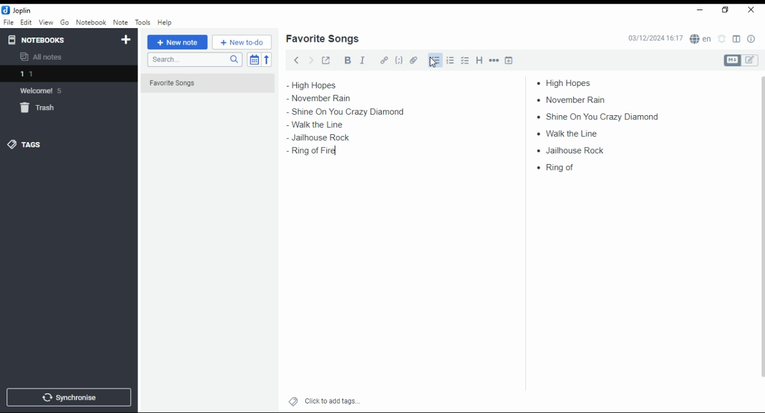 The image size is (765, 413). Describe the element at coordinates (495, 60) in the screenshot. I see `horizontal rule` at that location.